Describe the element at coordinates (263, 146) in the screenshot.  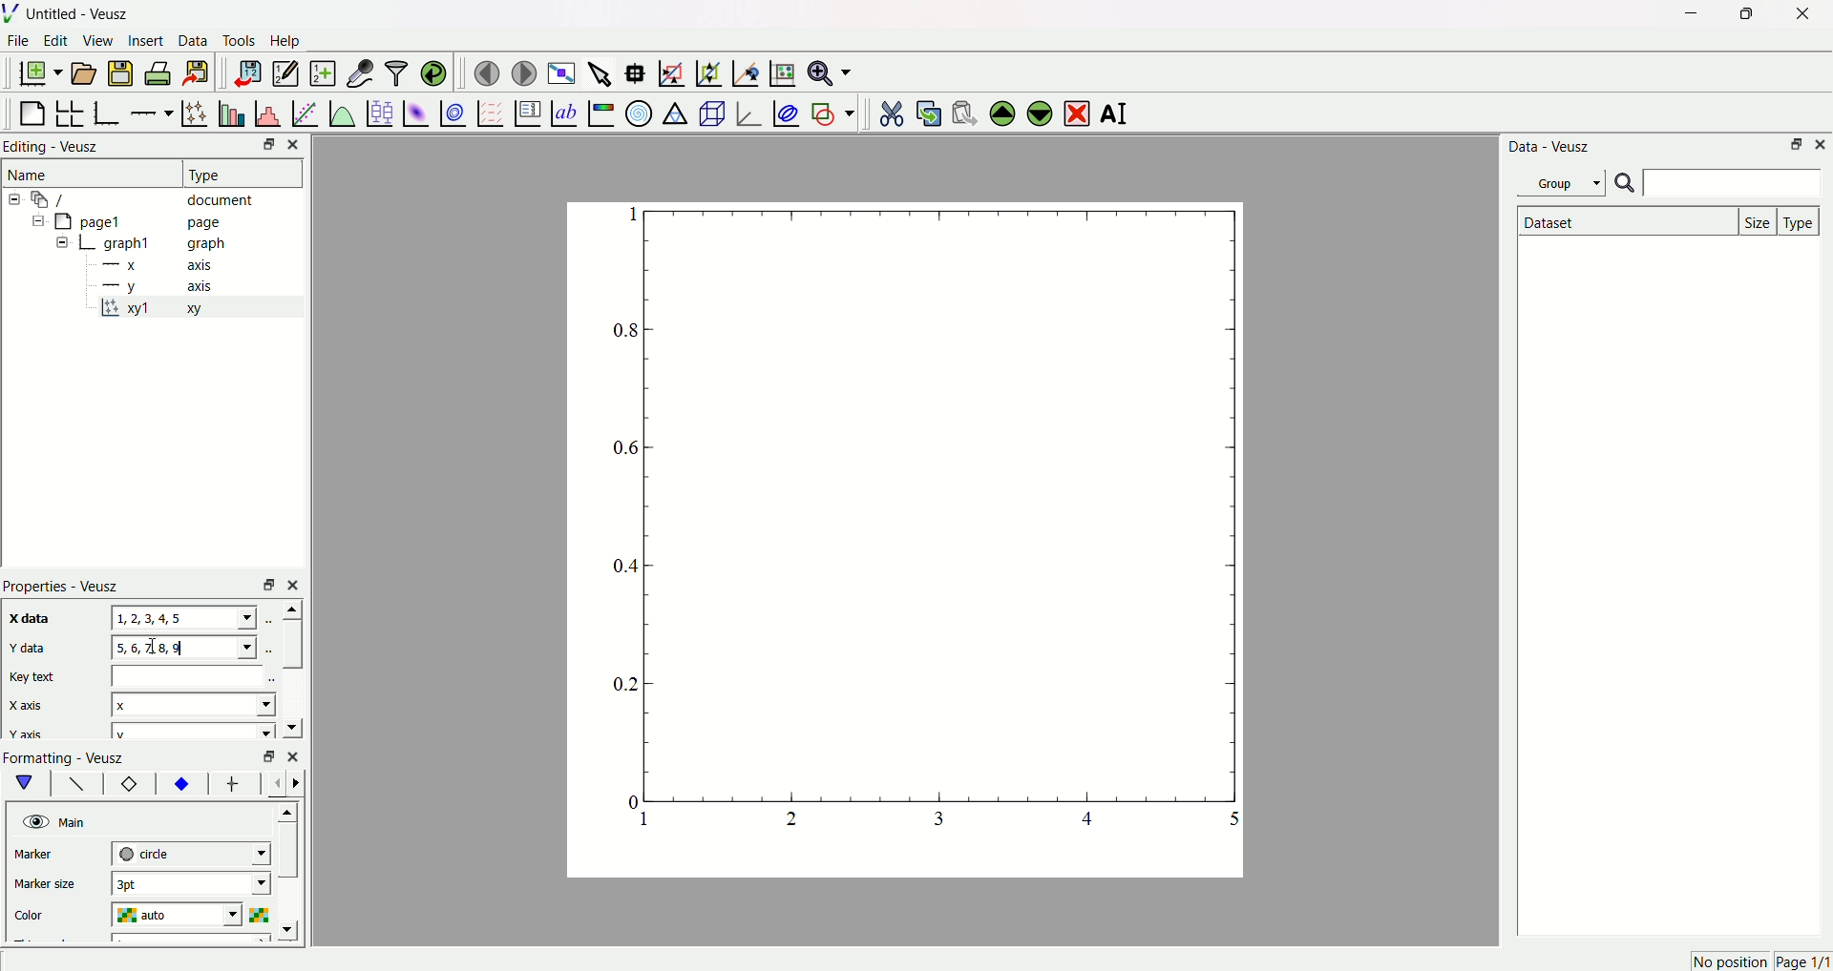
I see `Minimize` at that location.